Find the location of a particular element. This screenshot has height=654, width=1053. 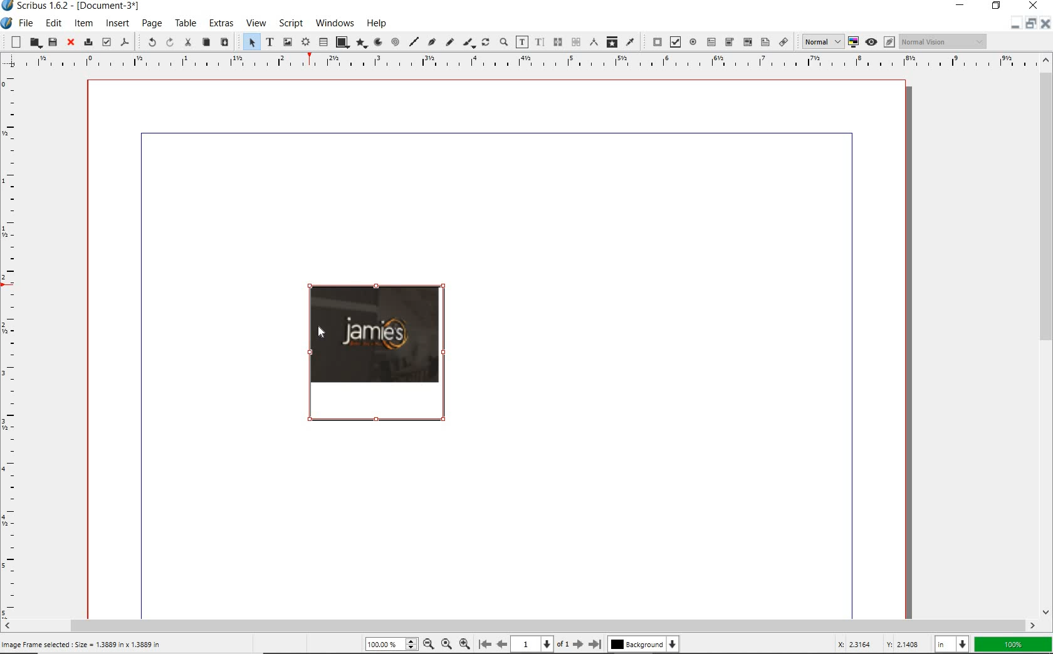

new is located at coordinates (15, 42).